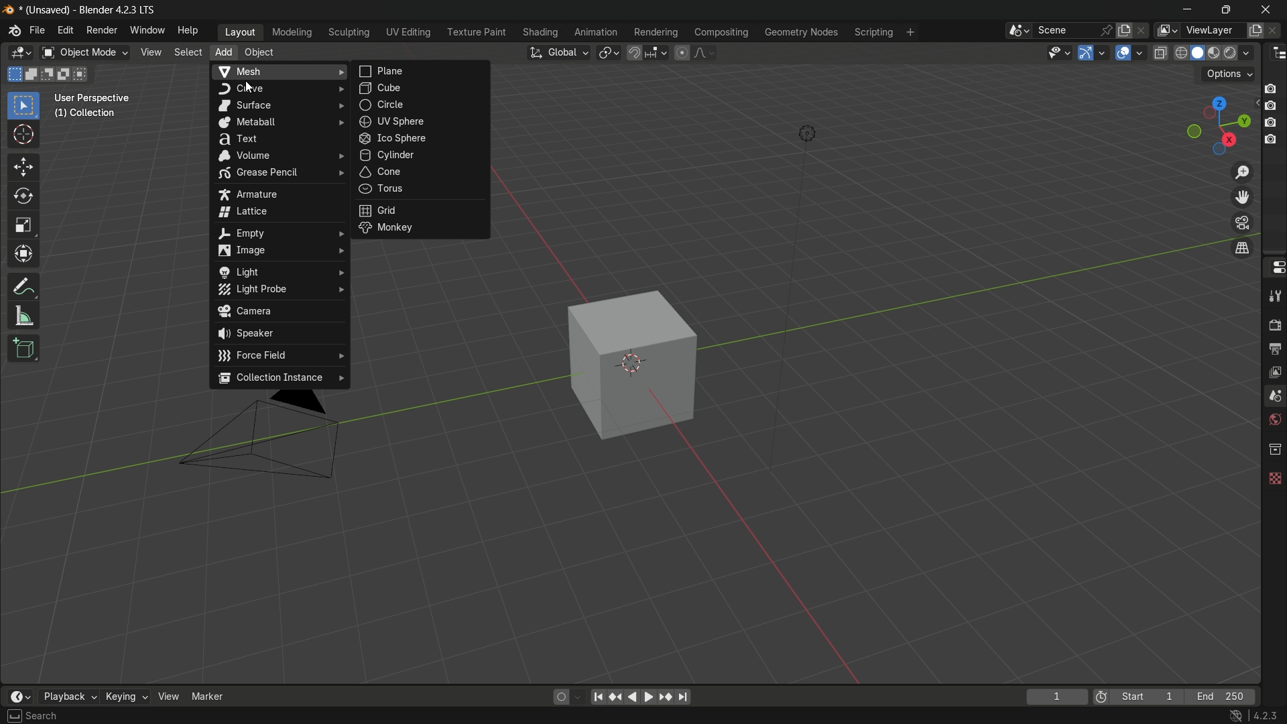 This screenshot has width=1287, height=724. What do you see at coordinates (1057, 696) in the screenshot?
I see `current frame` at bounding box center [1057, 696].